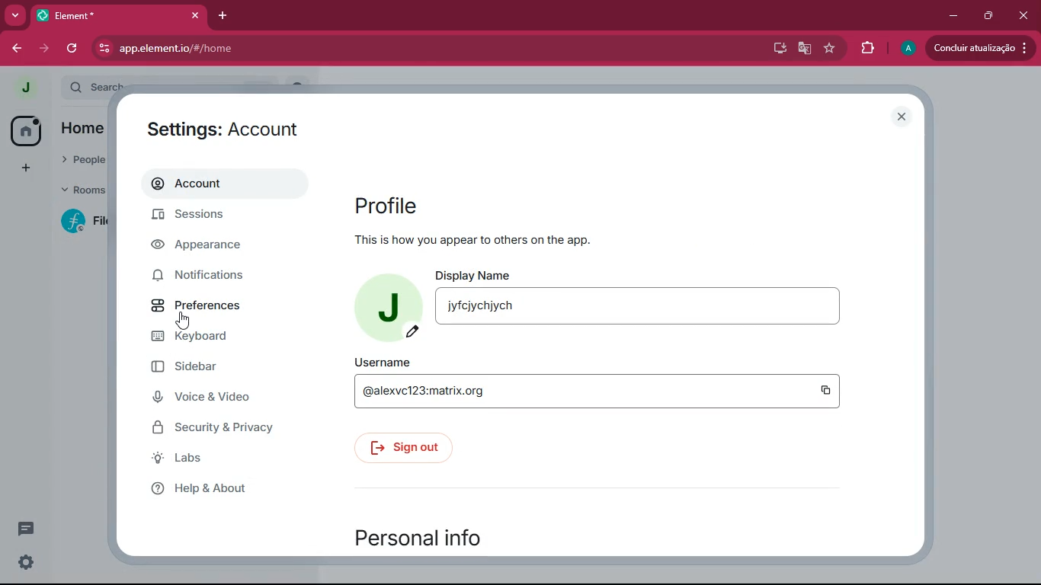 The width and height of the screenshot is (1041, 585). I want to click on refresh, so click(72, 50).